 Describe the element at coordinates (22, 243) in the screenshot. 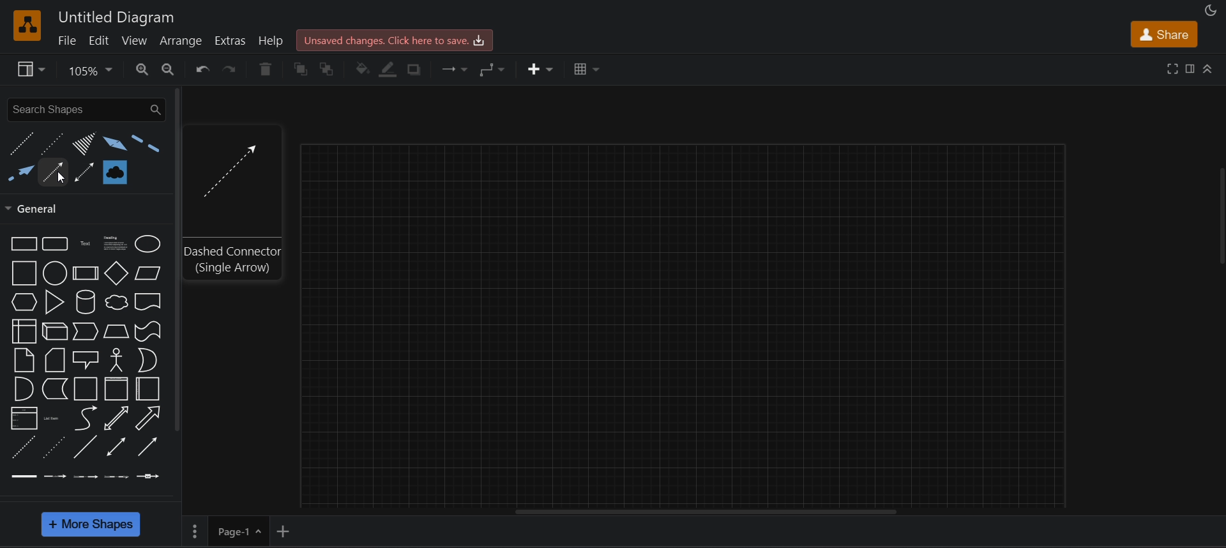

I see `rectangle` at that location.